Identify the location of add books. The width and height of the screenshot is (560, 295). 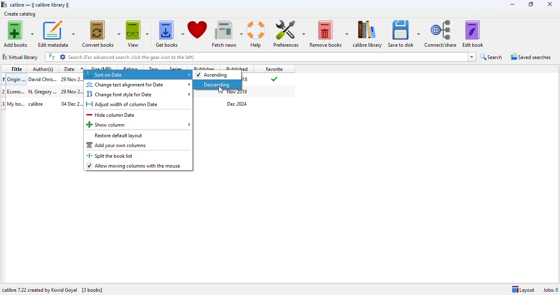
(19, 34).